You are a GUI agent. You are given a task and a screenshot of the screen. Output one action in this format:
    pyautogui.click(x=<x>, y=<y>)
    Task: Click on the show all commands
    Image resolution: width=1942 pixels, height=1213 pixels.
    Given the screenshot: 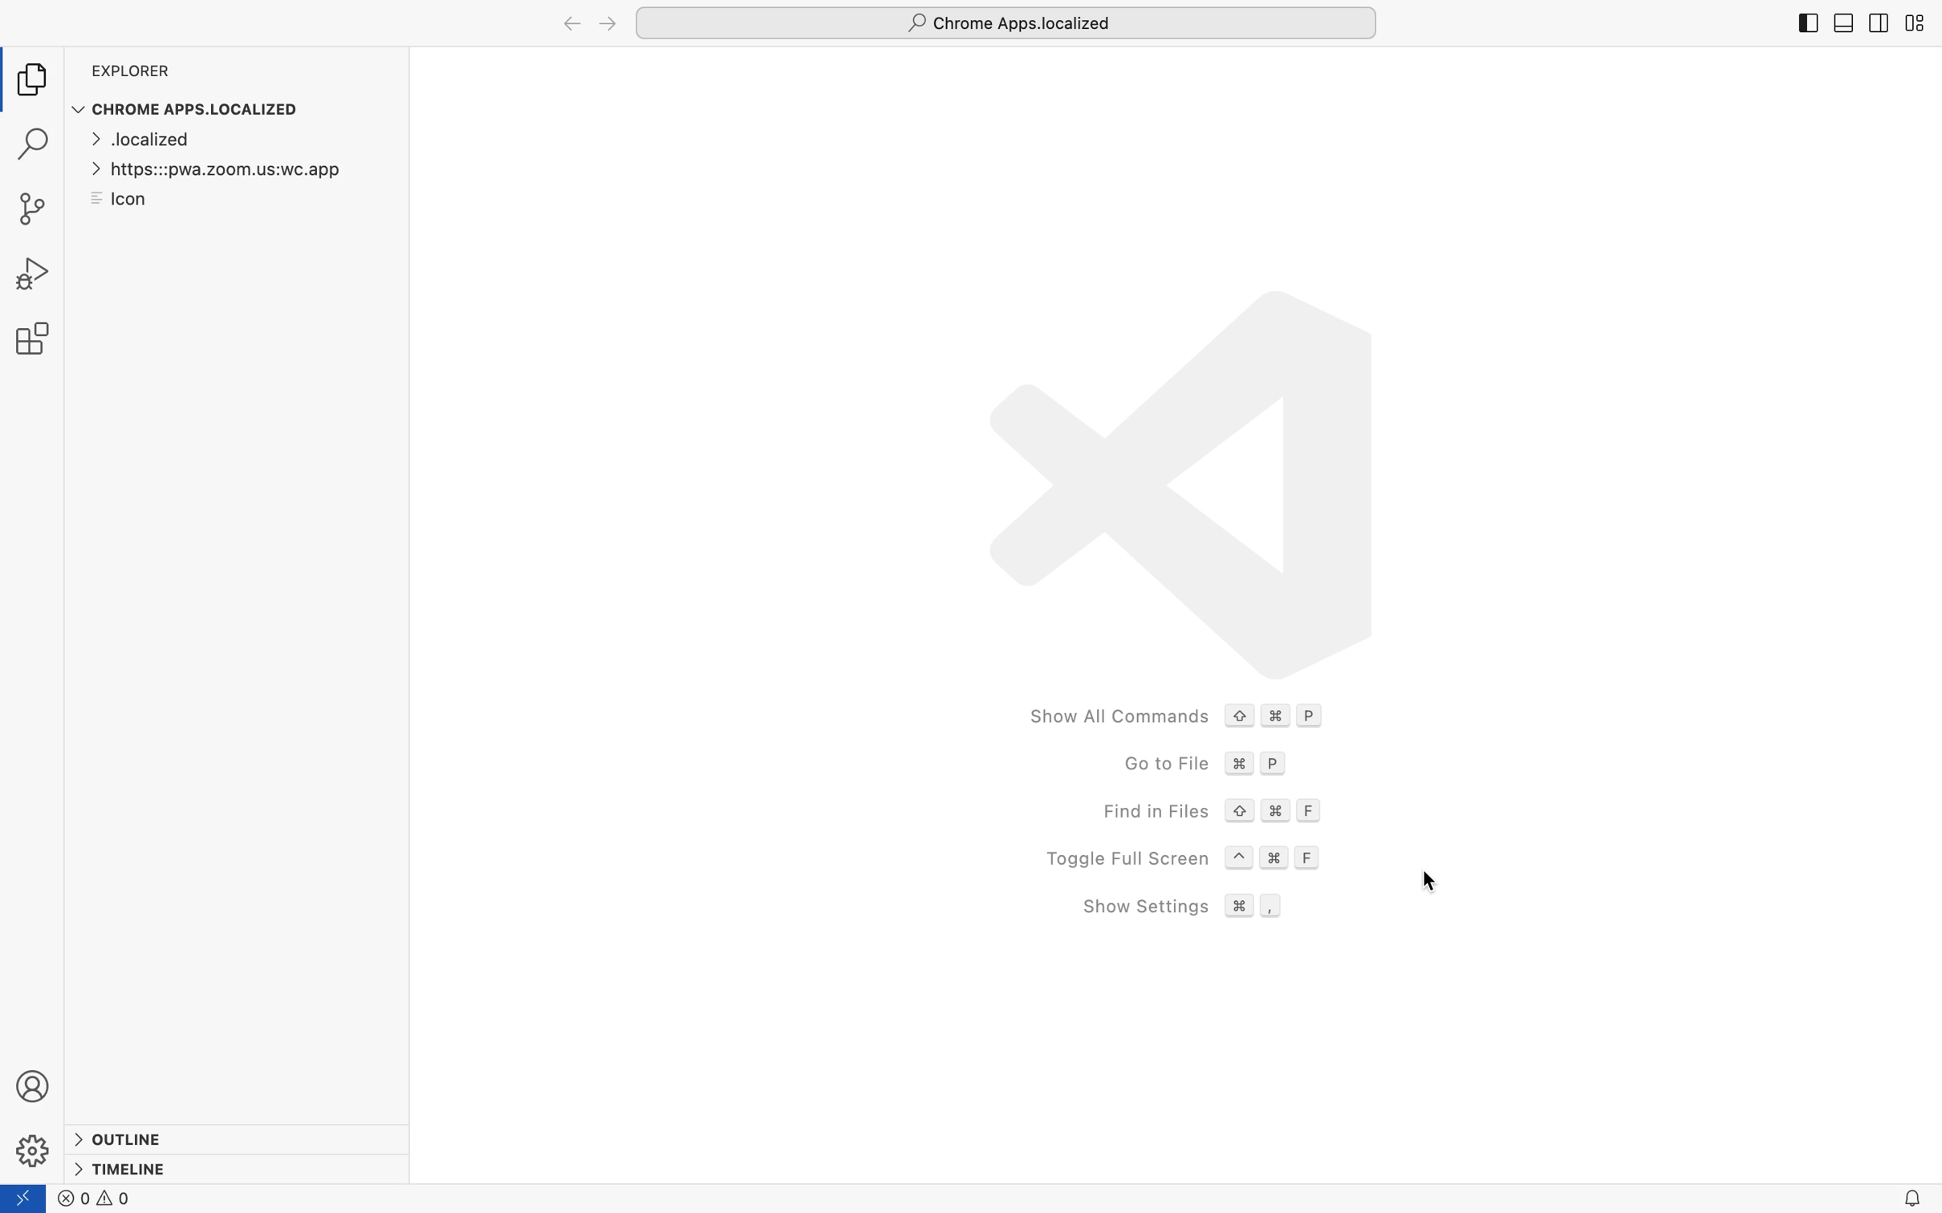 What is the action you would take?
    pyautogui.click(x=1187, y=714)
    